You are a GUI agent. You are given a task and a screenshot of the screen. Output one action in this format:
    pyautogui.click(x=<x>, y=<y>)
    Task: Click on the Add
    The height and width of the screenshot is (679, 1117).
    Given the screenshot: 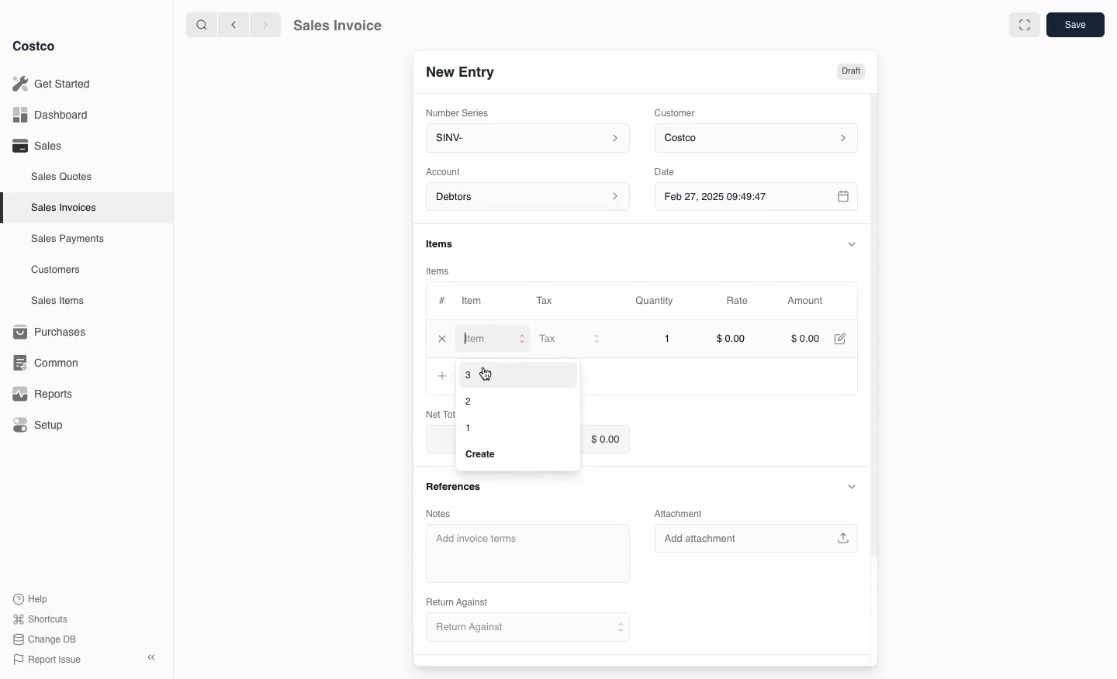 What is the action you would take?
    pyautogui.click(x=443, y=376)
    